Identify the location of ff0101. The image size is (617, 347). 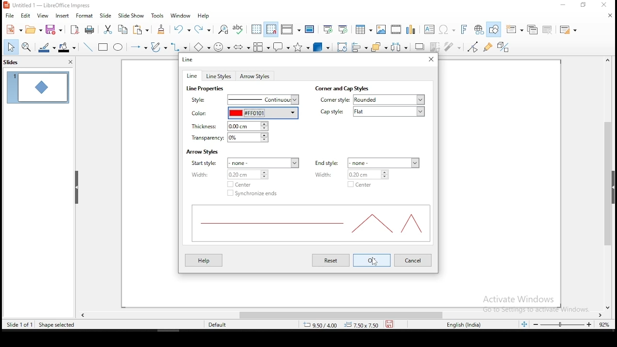
(263, 112).